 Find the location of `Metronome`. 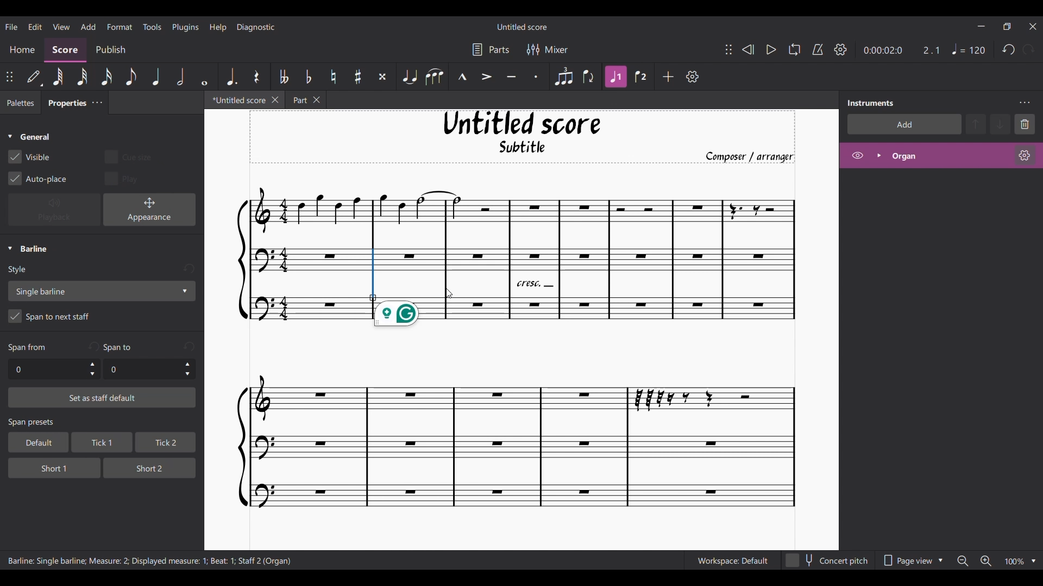

Metronome is located at coordinates (818, 49).